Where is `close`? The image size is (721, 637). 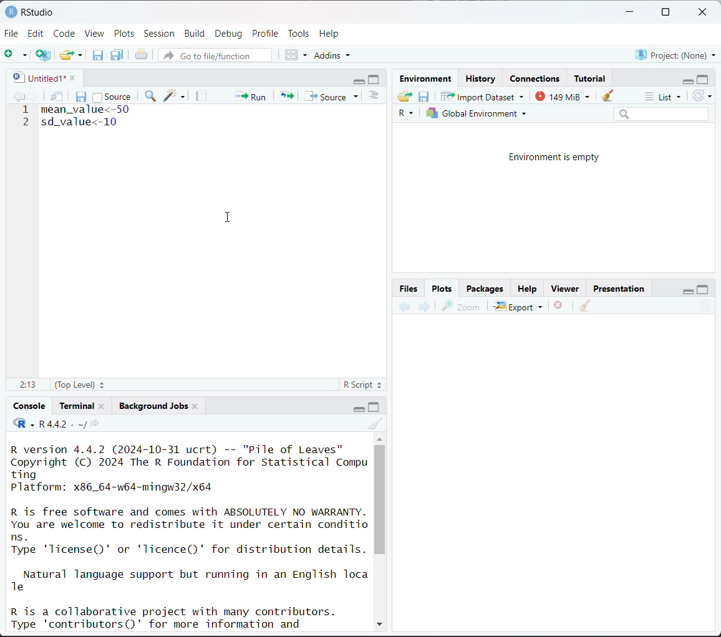
close is located at coordinates (69, 77).